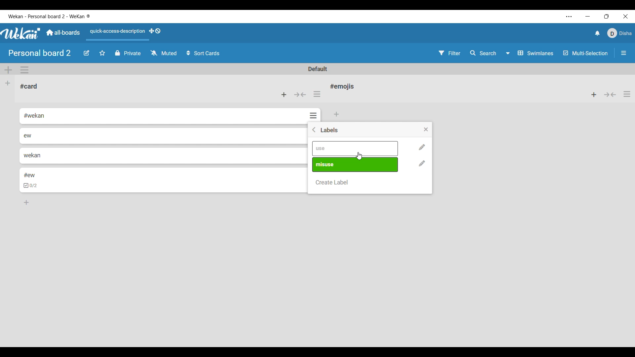  I want to click on Close interface , so click(626, 16).